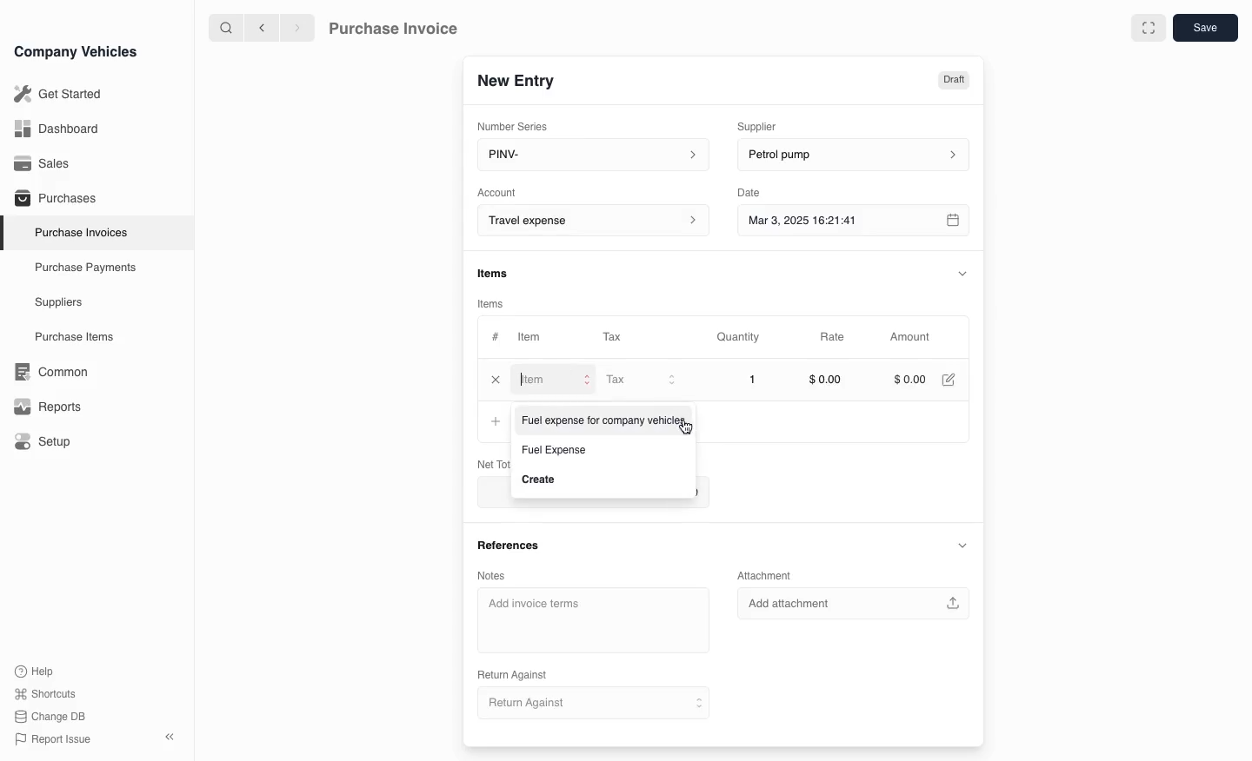  Describe the element at coordinates (47, 372) in the screenshot. I see `Common` at that location.